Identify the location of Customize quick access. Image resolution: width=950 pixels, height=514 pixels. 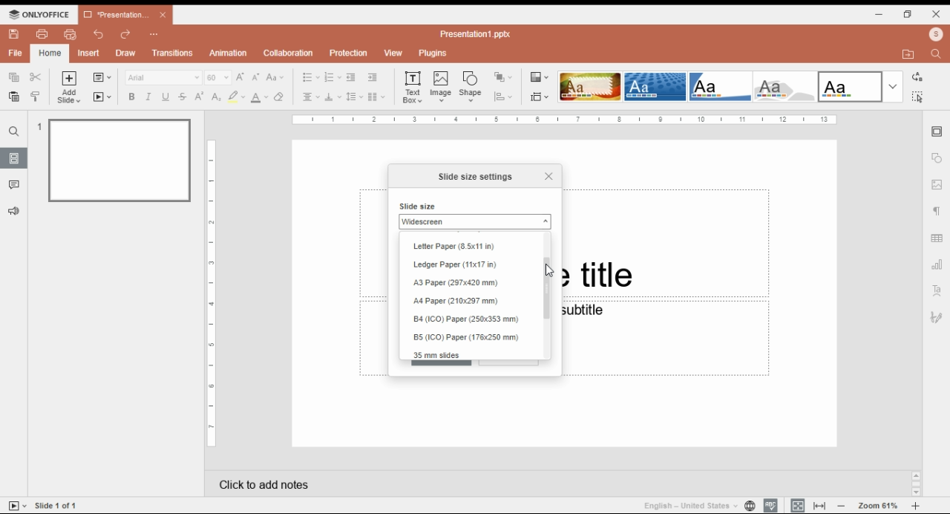
(154, 34).